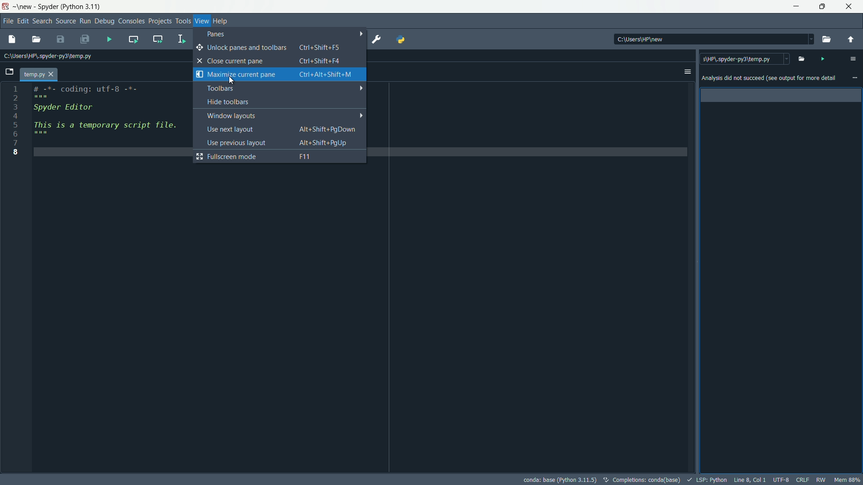 The width and height of the screenshot is (863, 485). What do you see at coordinates (60, 39) in the screenshot?
I see `save file` at bounding box center [60, 39].